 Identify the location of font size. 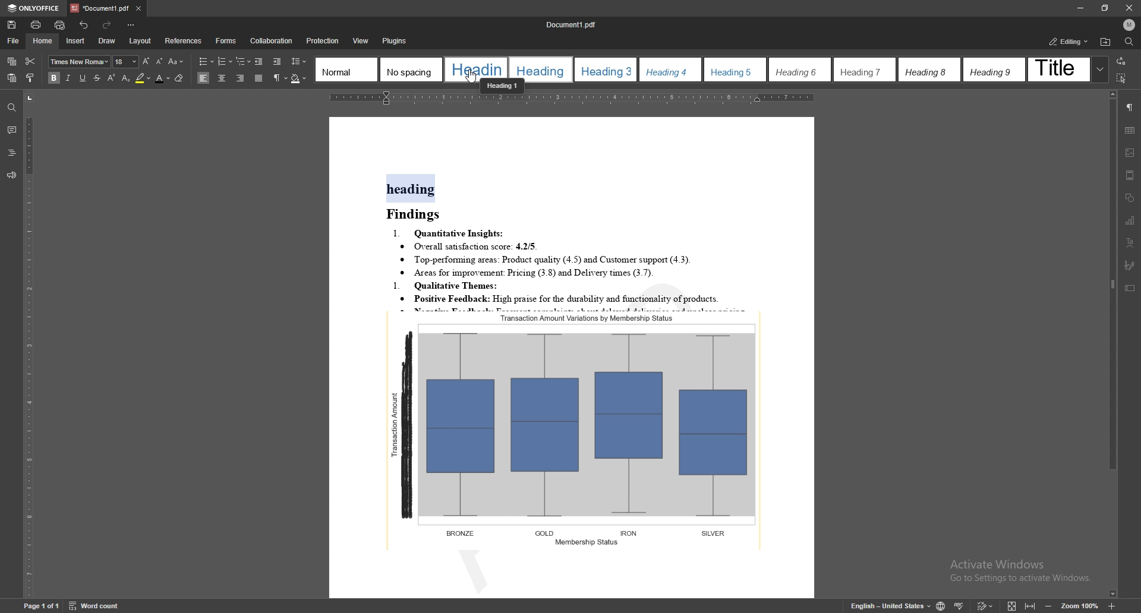
(126, 62).